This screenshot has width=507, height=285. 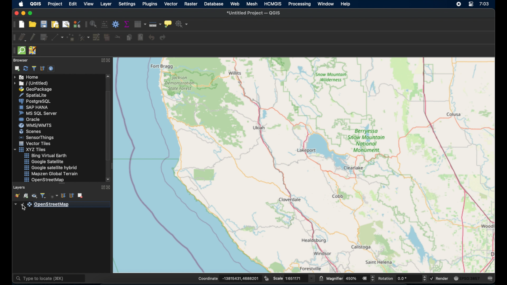 What do you see at coordinates (18, 187) in the screenshot?
I see `layers` at bounding box center [18, 187].